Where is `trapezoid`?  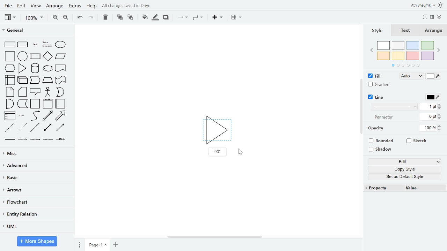 trapezoid is located at coordinates (47, 81).